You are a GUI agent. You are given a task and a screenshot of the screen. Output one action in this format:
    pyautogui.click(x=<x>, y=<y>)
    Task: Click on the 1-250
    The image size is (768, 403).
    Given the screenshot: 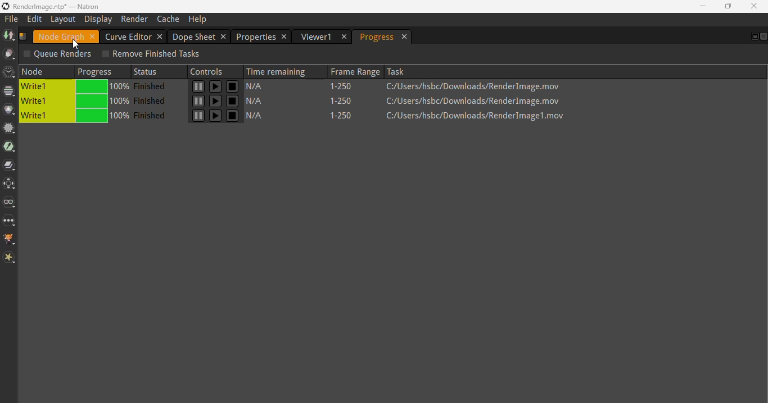 What is the action you would take?
    pyautogui.click(x=345, y=101)
    